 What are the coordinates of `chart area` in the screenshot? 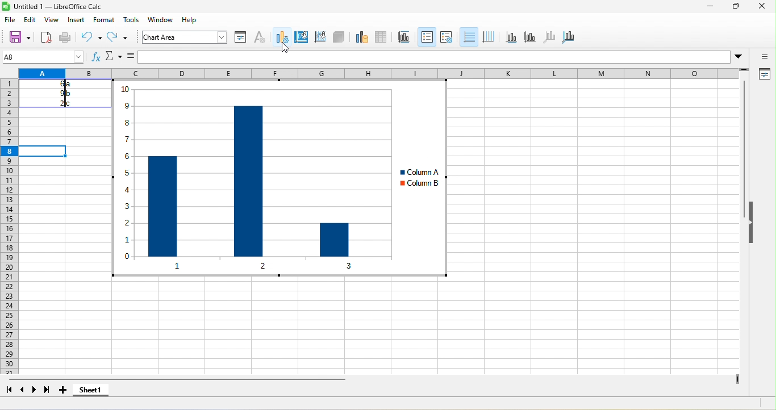 It's located at (302, 37).